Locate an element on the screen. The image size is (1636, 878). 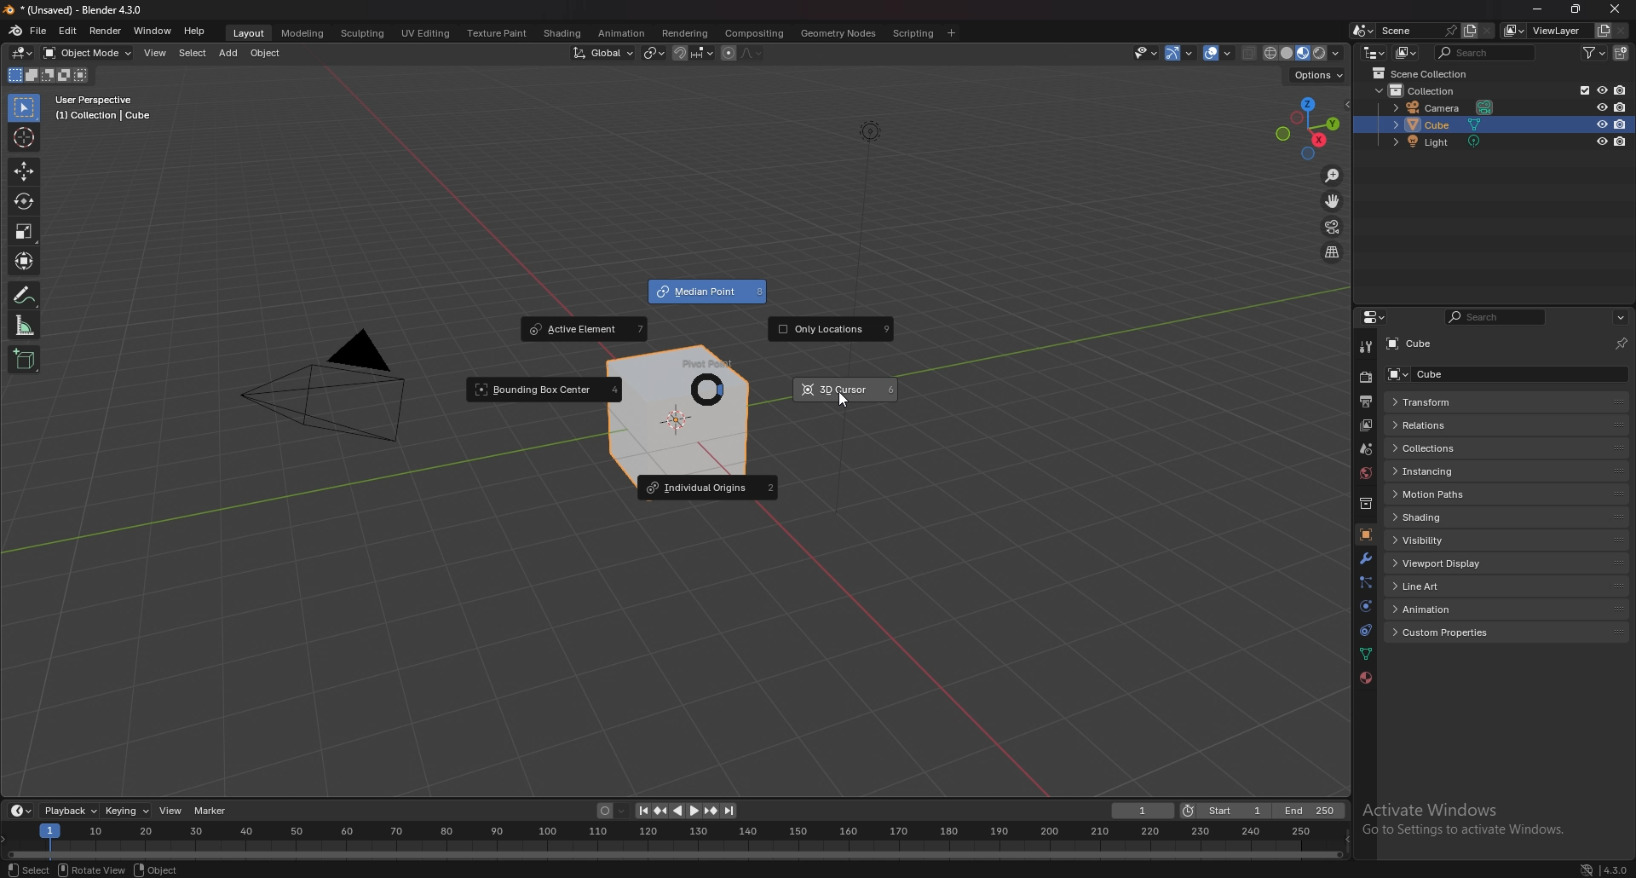
shading is located at coordinates (564, 33).